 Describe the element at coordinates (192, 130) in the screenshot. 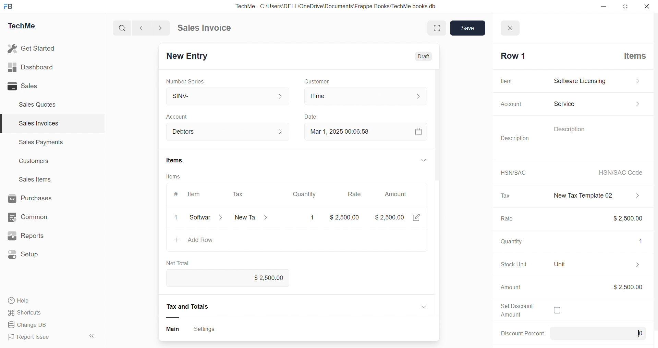

I see `Account` at that location.